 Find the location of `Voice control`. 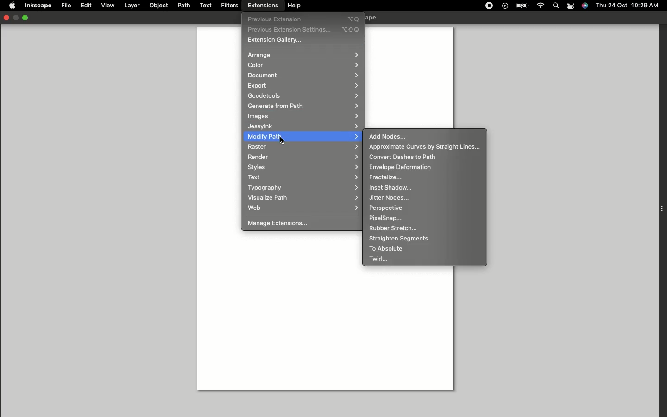

Voice control is located at coordinates (585, 6).